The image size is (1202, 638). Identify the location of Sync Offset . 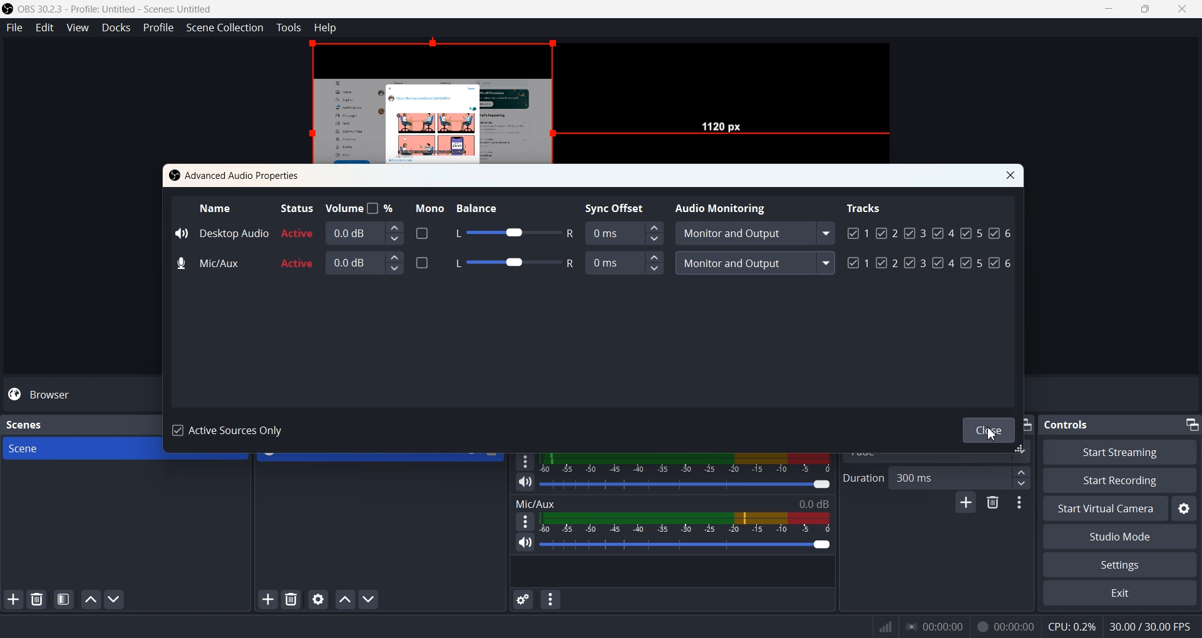
(625, 263).